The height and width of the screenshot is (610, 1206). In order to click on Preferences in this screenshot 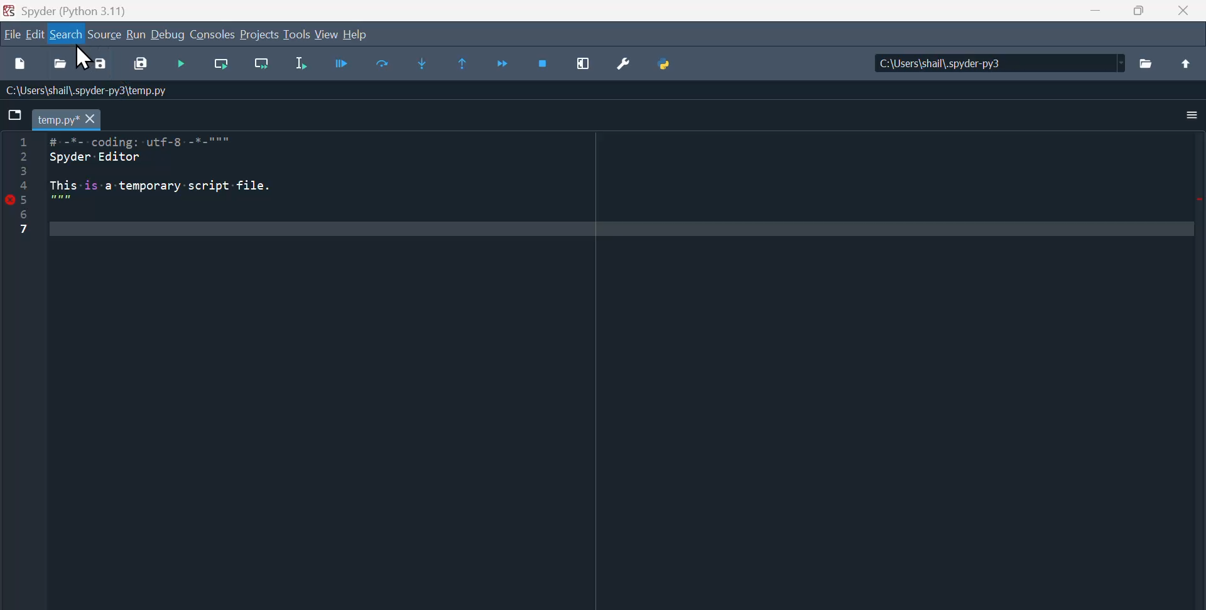, I will do `click(622, 65)`.